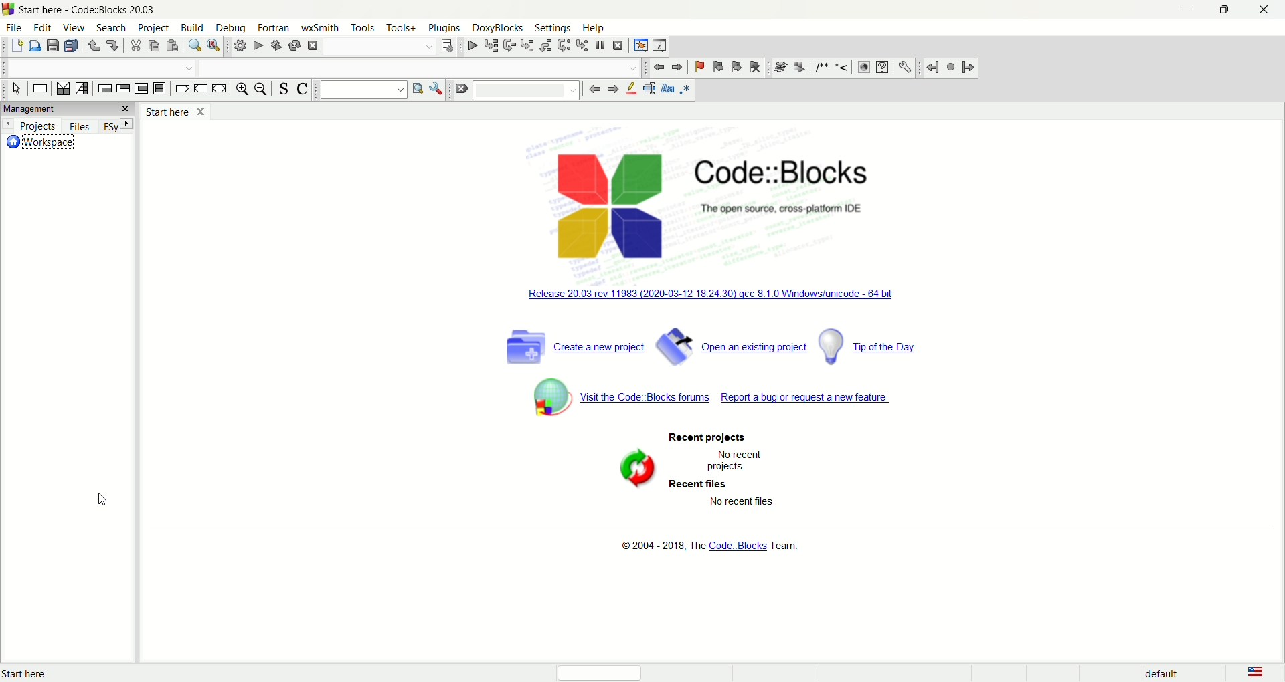  I want to click on language, so click(1262, 673).